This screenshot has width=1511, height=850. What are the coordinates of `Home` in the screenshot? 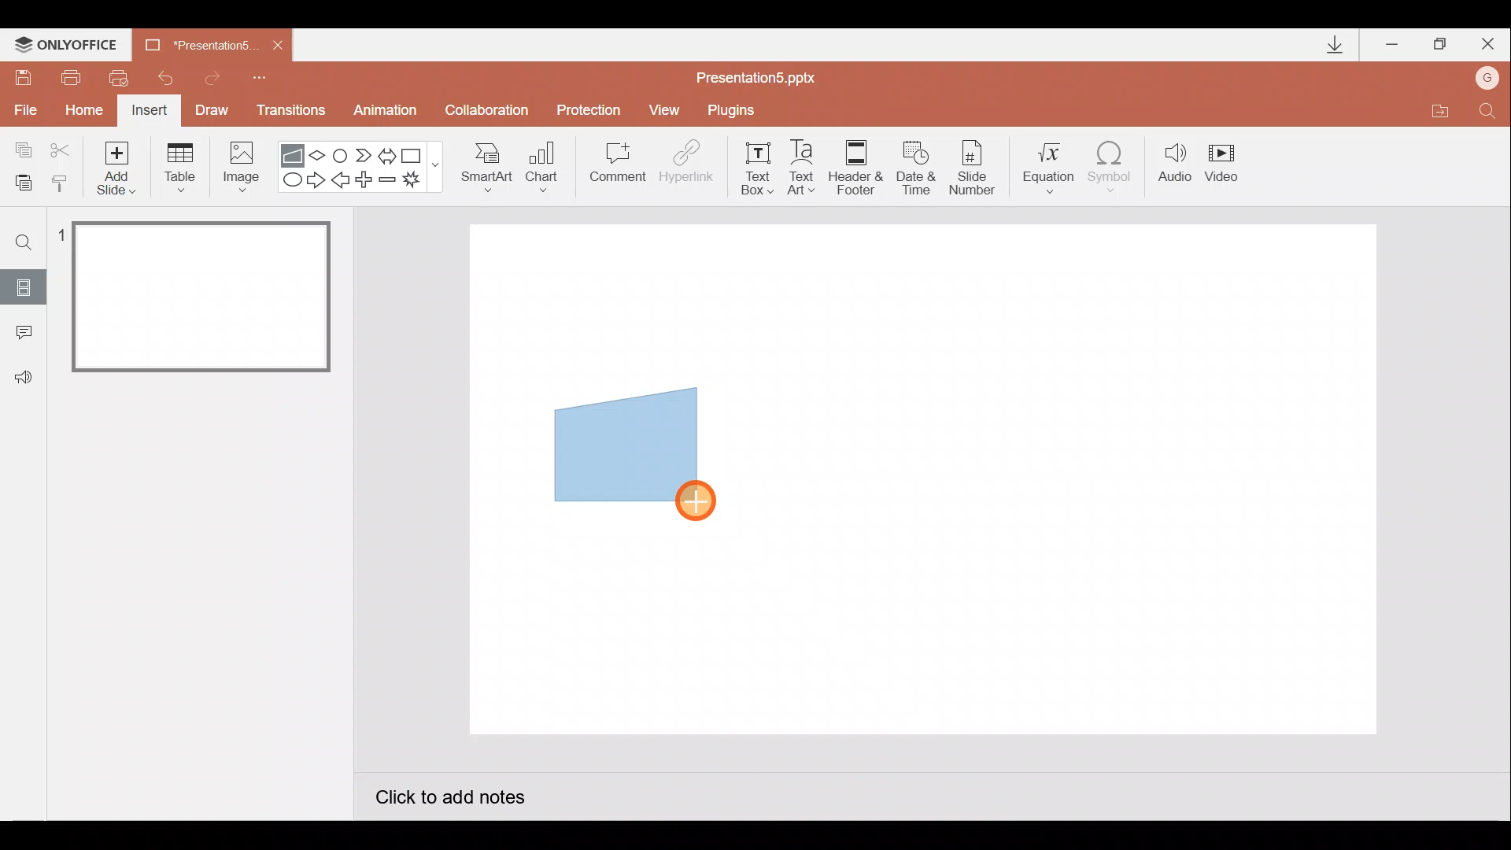 It's located at (79, 106).